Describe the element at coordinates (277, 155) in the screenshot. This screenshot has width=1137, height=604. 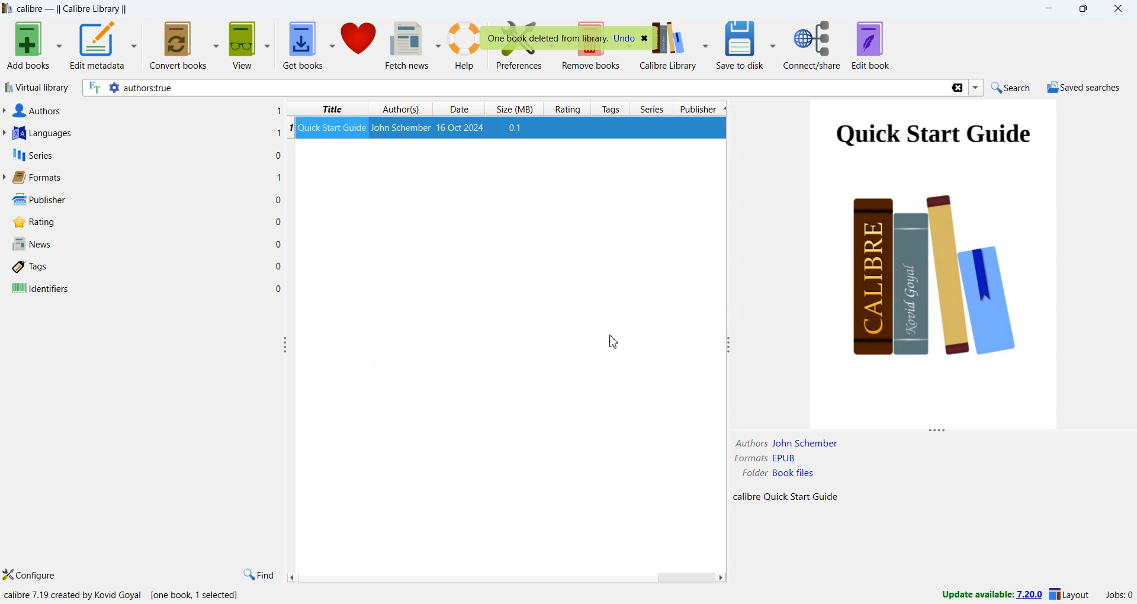
I see `0` at that location.